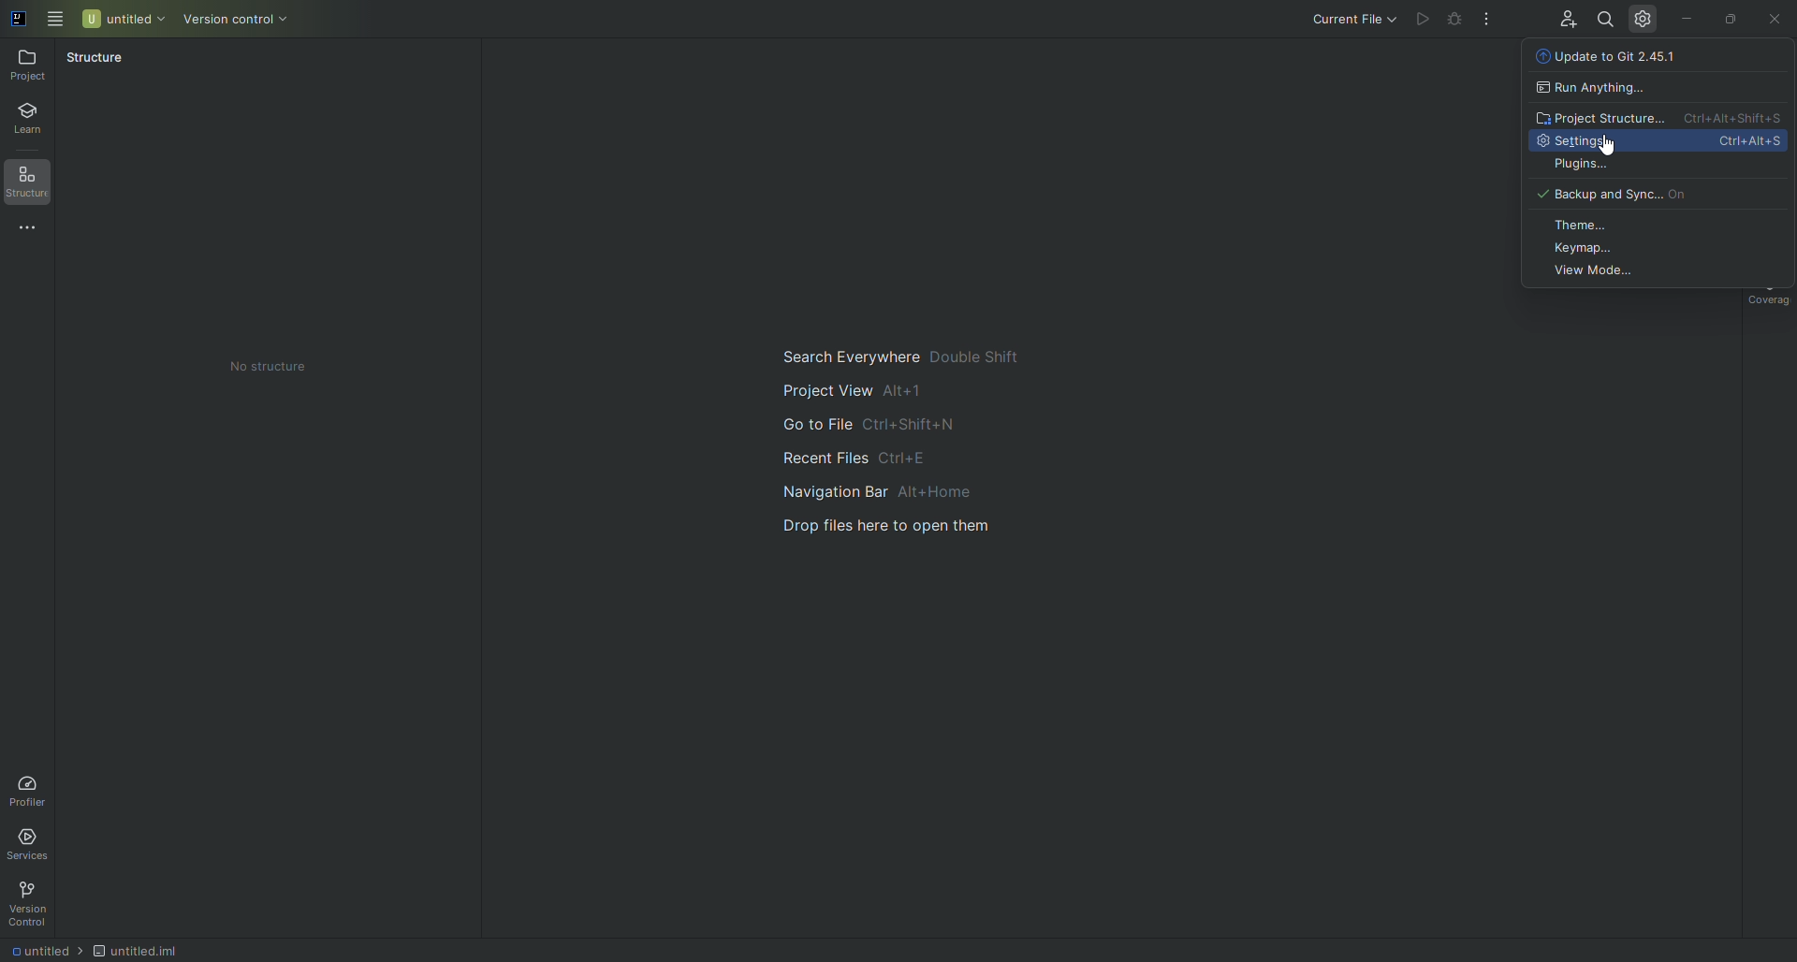 This screenshot has height=962, width=1797. What do you see at coordinates (238, 22) in the screenshot?
I see `Version control` at bounding box center [238, 22].